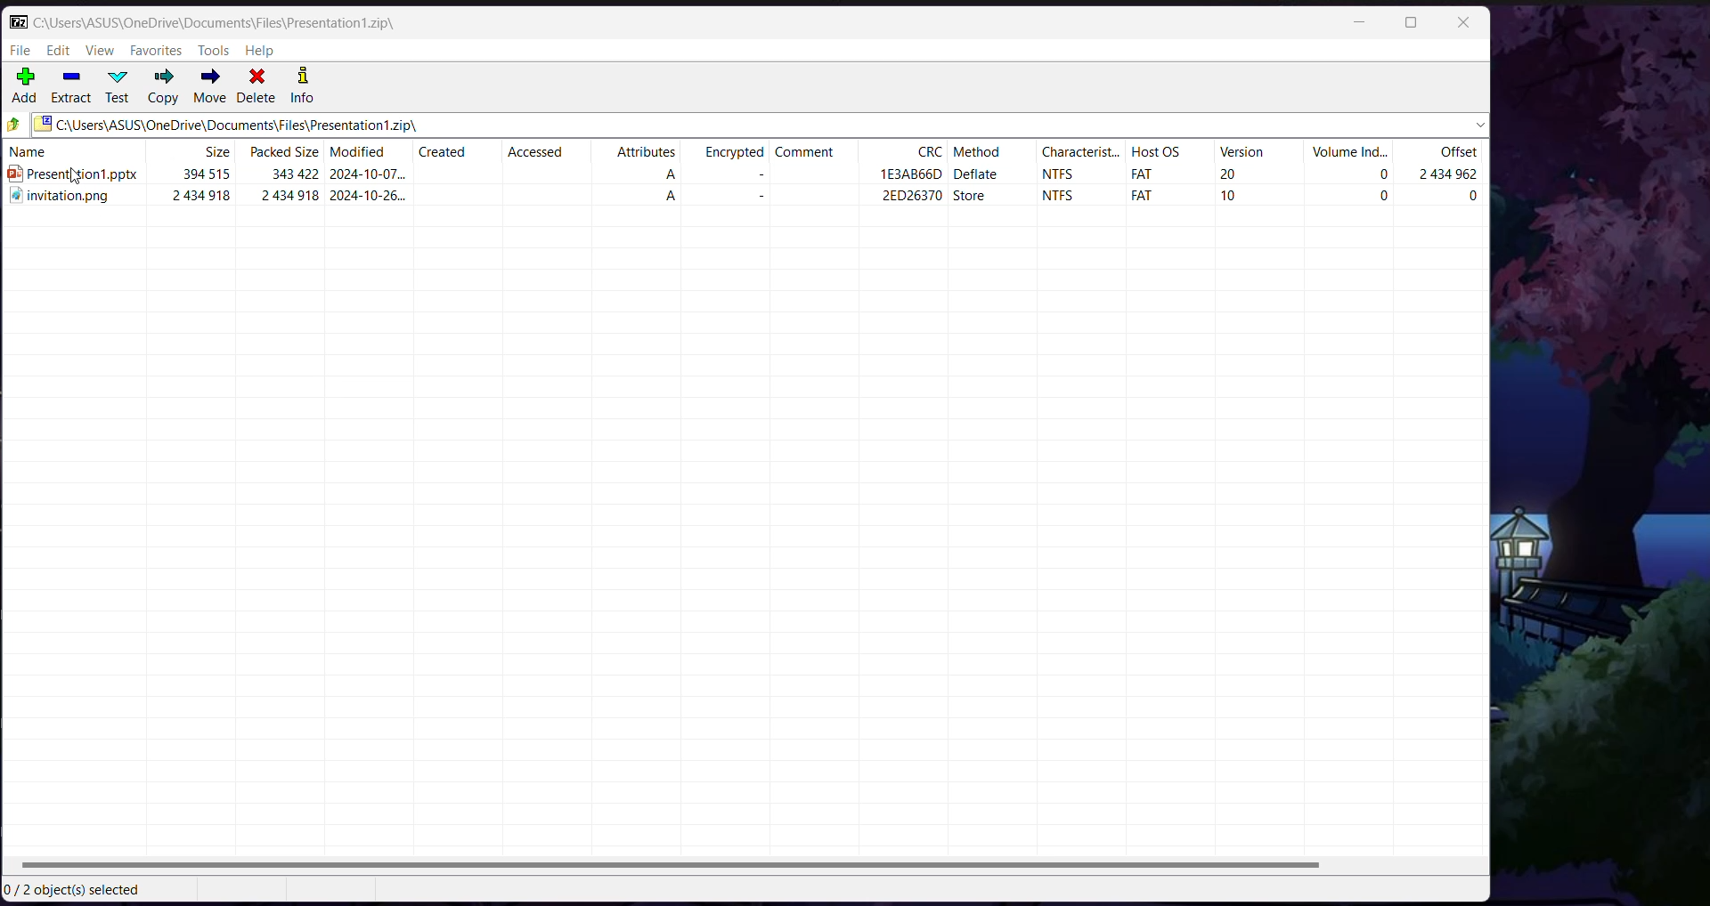 Image resolution: width=1710 pixels, height=906 pixels. Describe the element at coordinates (14, 125) in the screenshot. I see `Move Up one level` at that location.